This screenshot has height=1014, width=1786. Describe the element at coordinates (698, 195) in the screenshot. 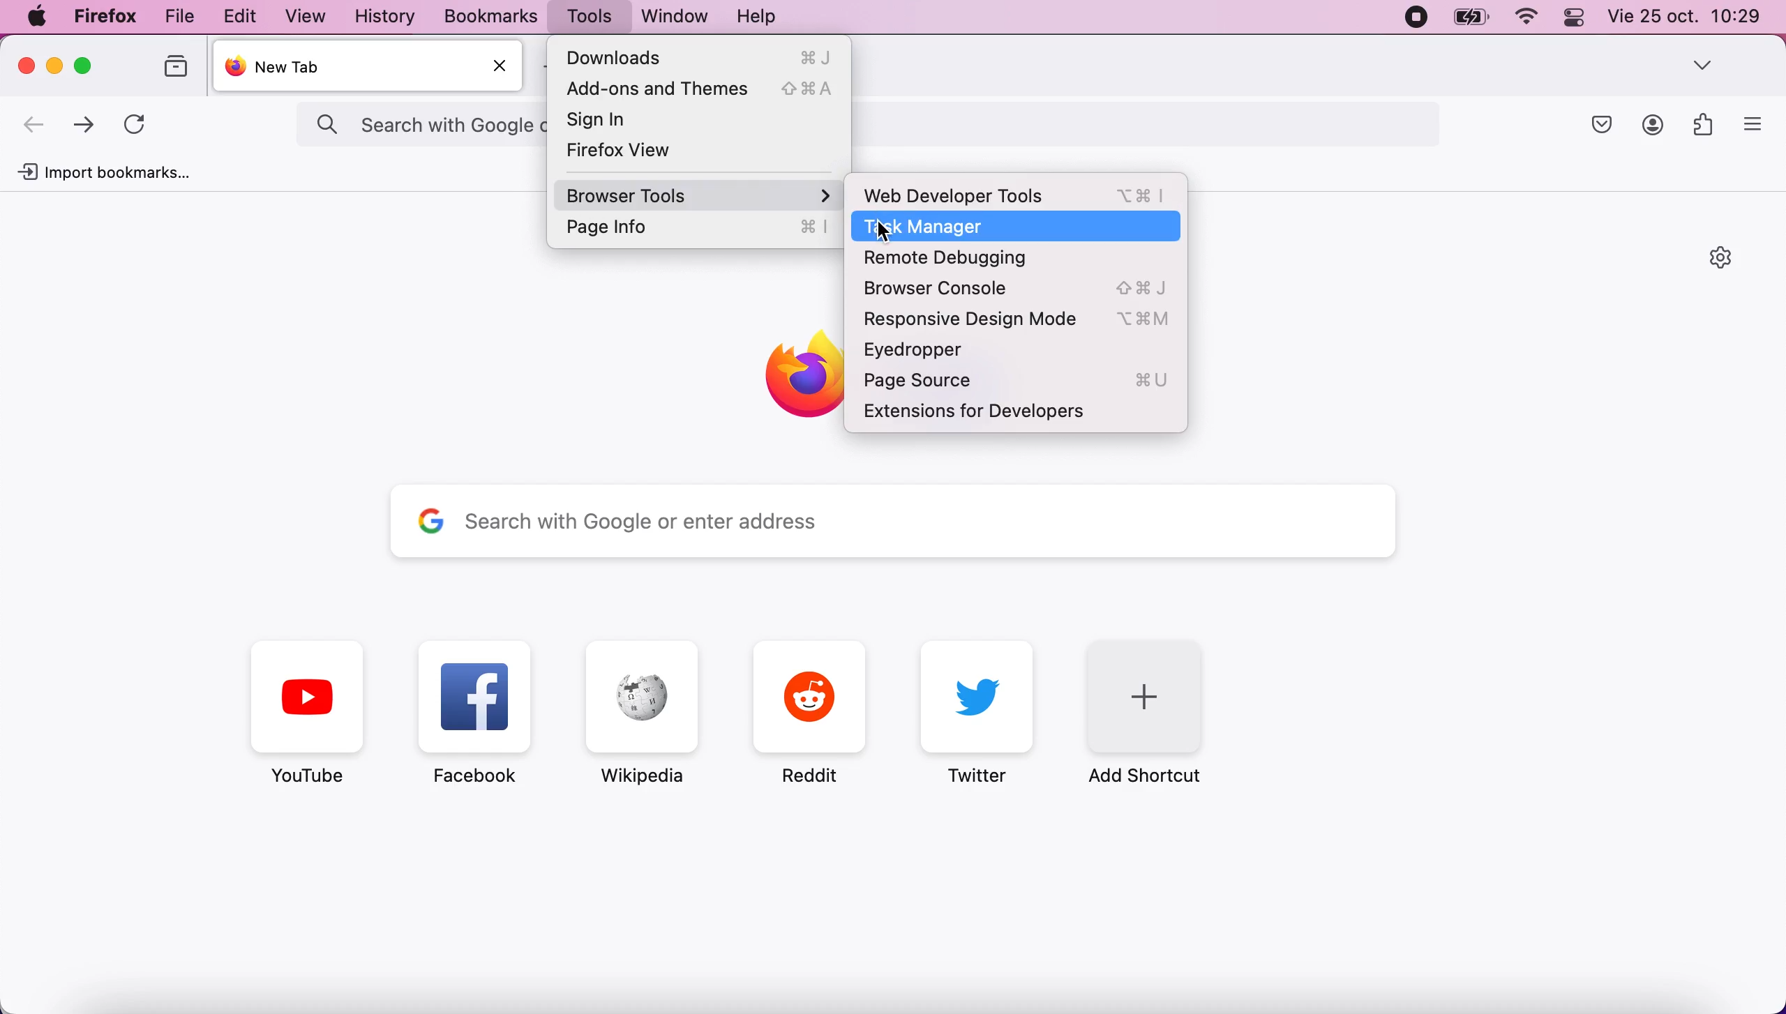

I see `Browser Tools` at that location.